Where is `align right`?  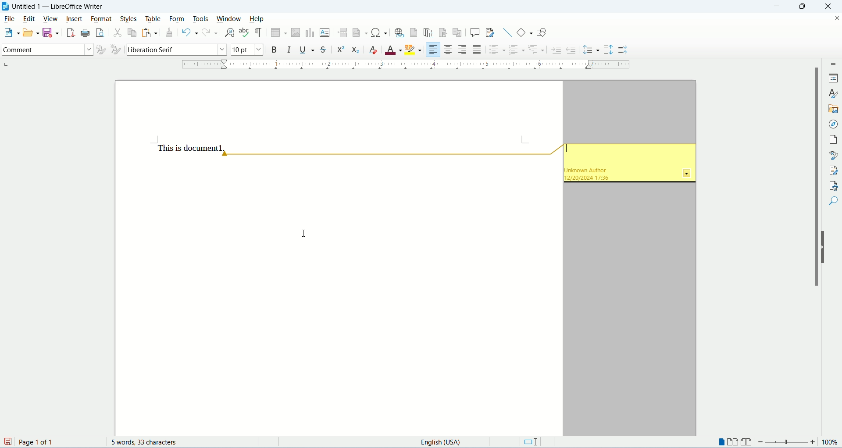
align right is located at coordinates (463, 50).